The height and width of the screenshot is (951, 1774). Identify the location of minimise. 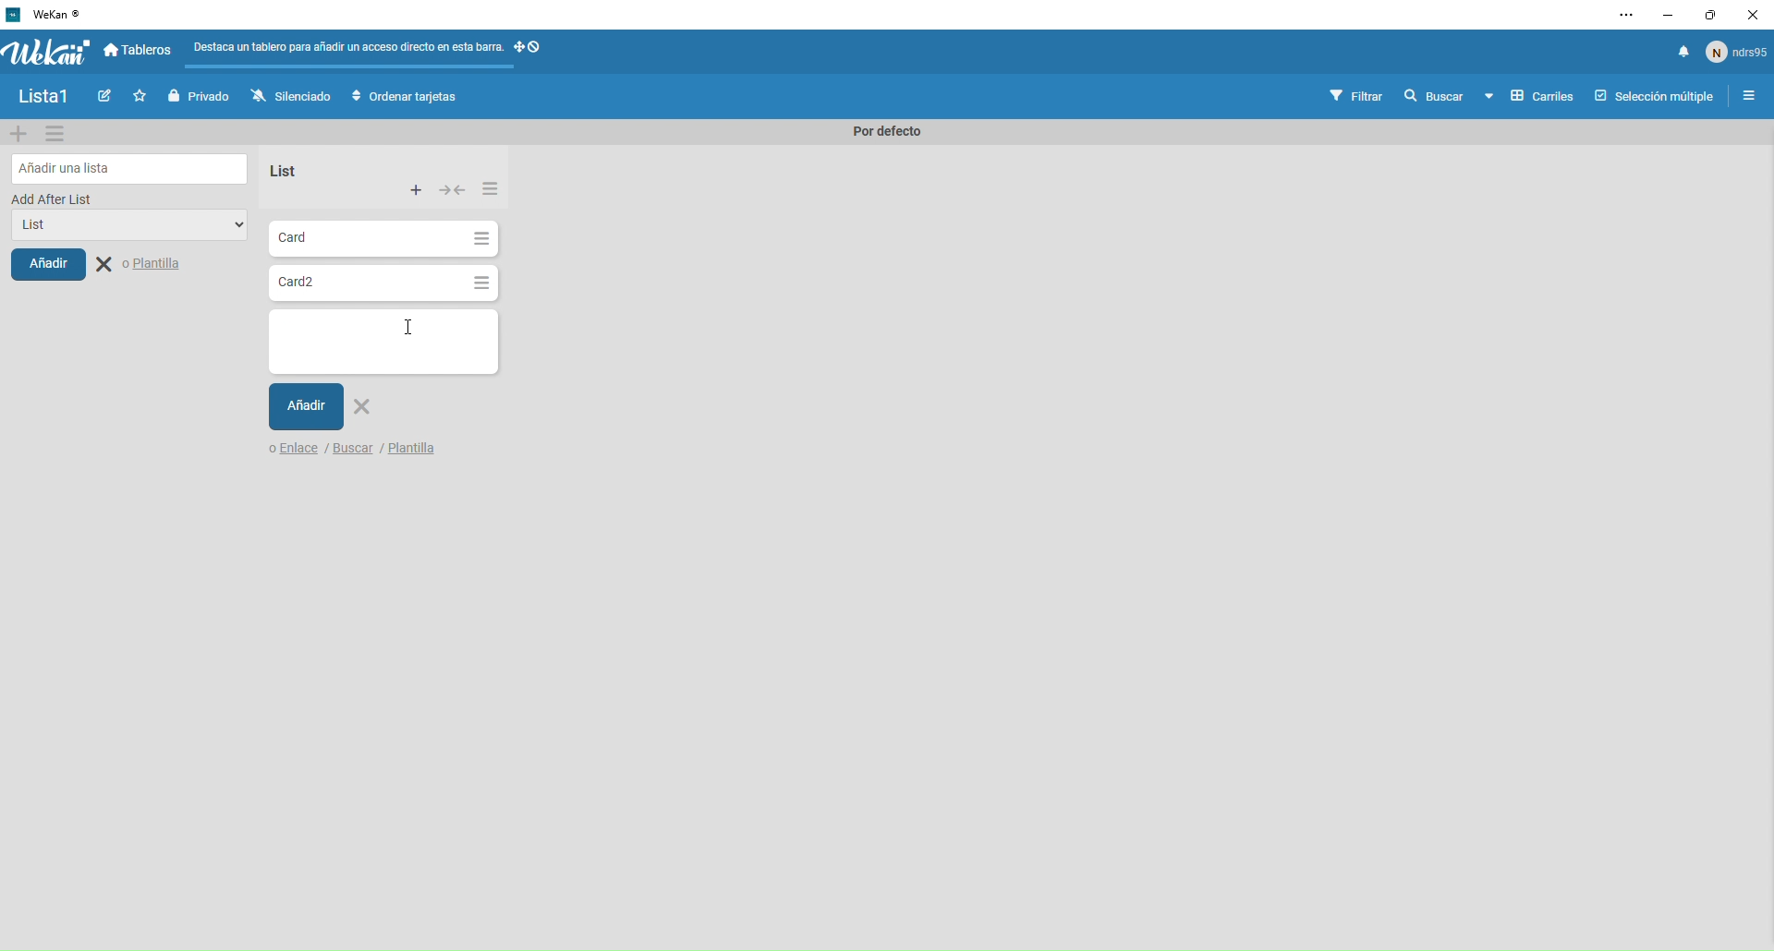
(1666, 16).